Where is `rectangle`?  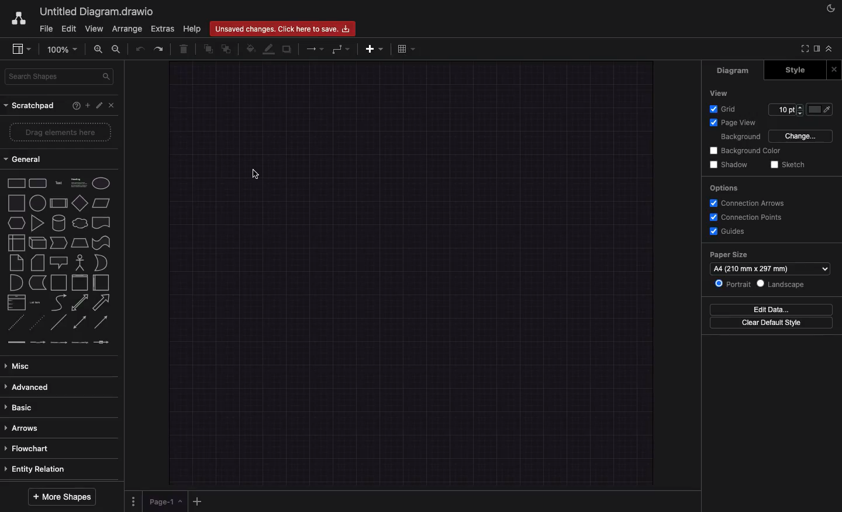 rectangle is located at coordinates (15, 184).